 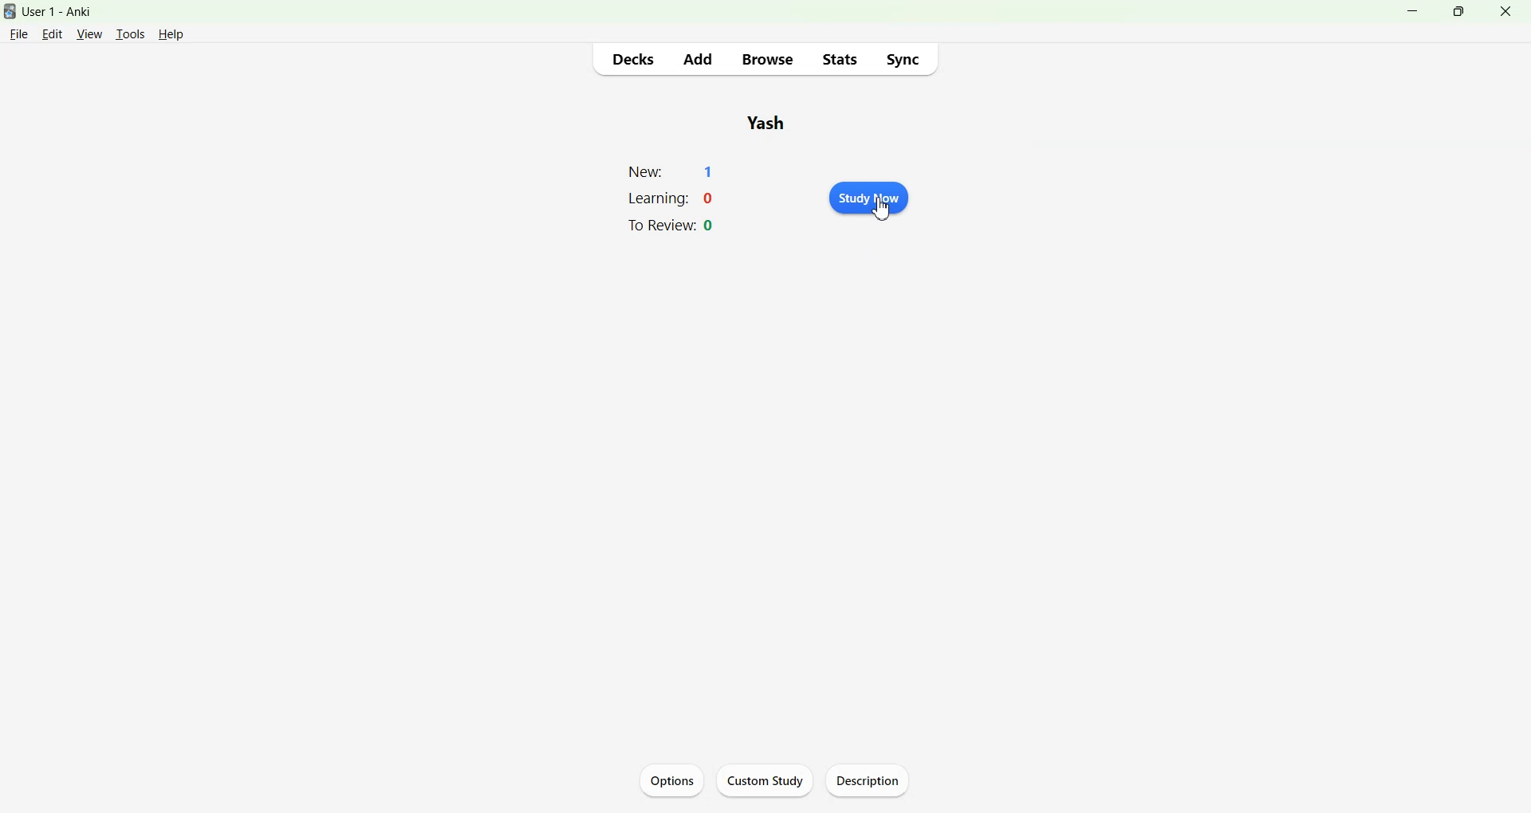 What do you see at coordinates (1505, 11) in the screenshot?
I see `Close` at bounding box center [1505, 11].